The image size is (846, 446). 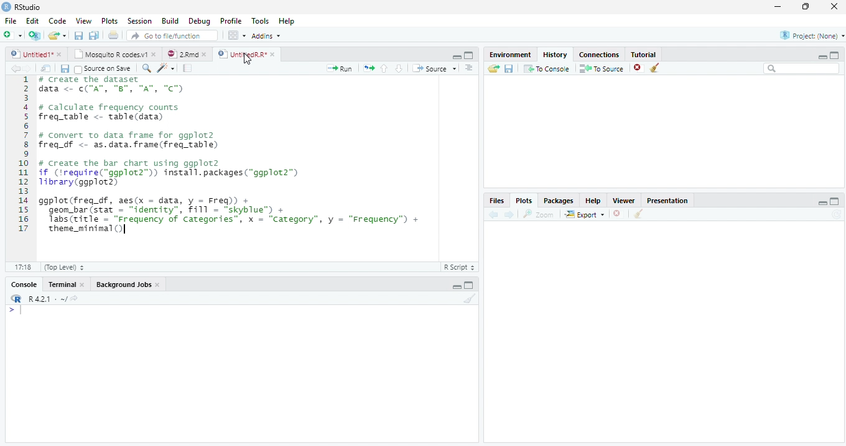 I want to click on Minimize, so click(x=457, y=286).